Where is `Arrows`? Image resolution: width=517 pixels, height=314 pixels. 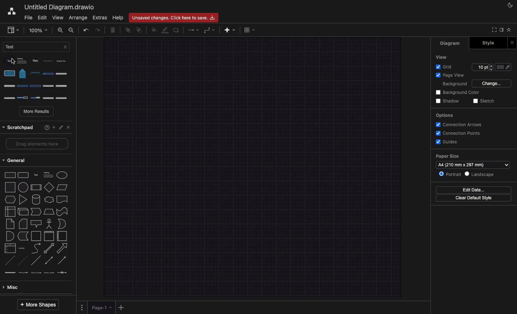 Arrows is located at coordinates (194, 30).